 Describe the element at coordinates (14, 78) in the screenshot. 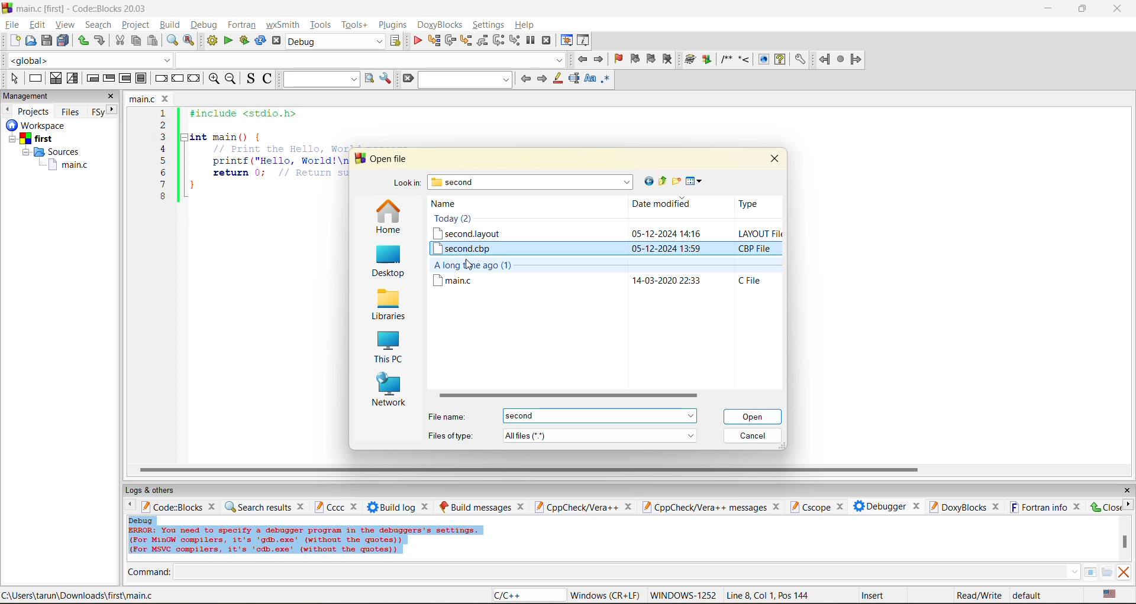

I see `select` at that location.